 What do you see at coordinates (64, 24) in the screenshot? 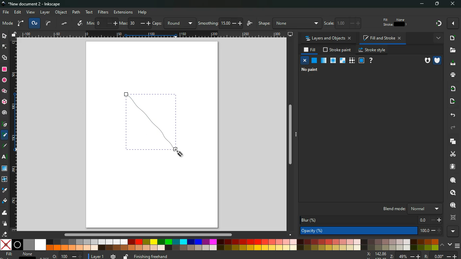
I see `dots` at bounding box center [64, 24].